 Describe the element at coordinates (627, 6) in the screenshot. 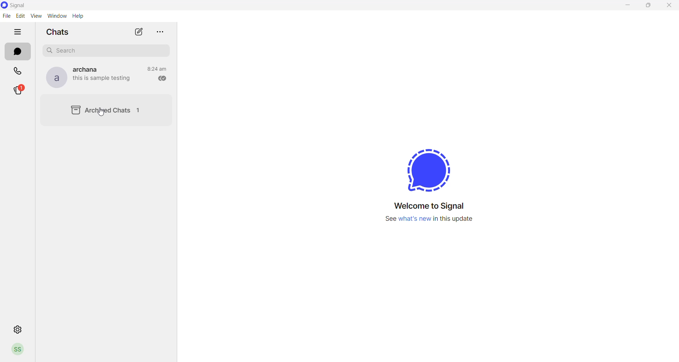

I see `minimize` at that location.